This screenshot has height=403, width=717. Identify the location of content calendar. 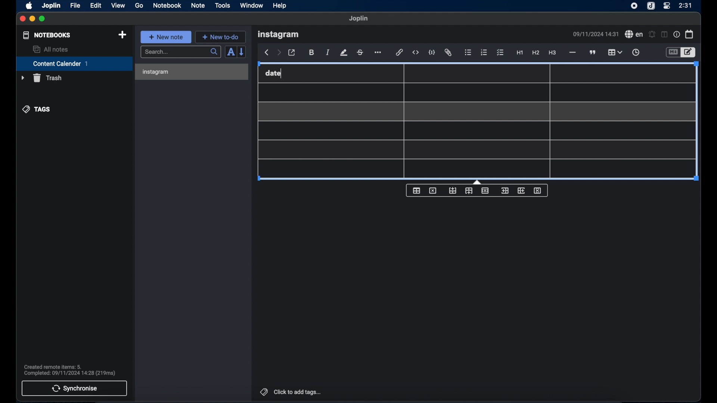
(74, 63).